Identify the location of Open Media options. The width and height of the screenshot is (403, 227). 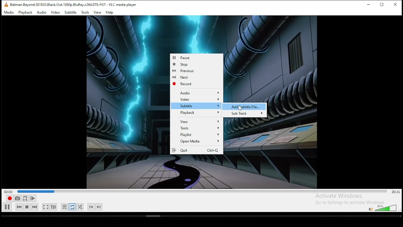
(197, 141).